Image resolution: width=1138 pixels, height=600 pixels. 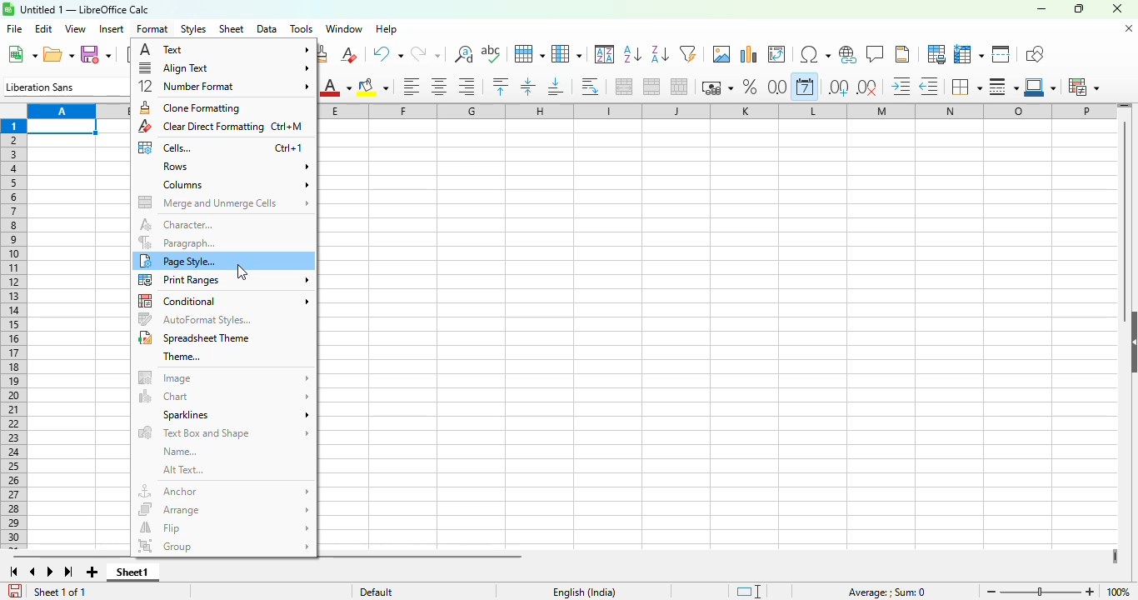 I want to click on conditional, so click(x=225, y=301).